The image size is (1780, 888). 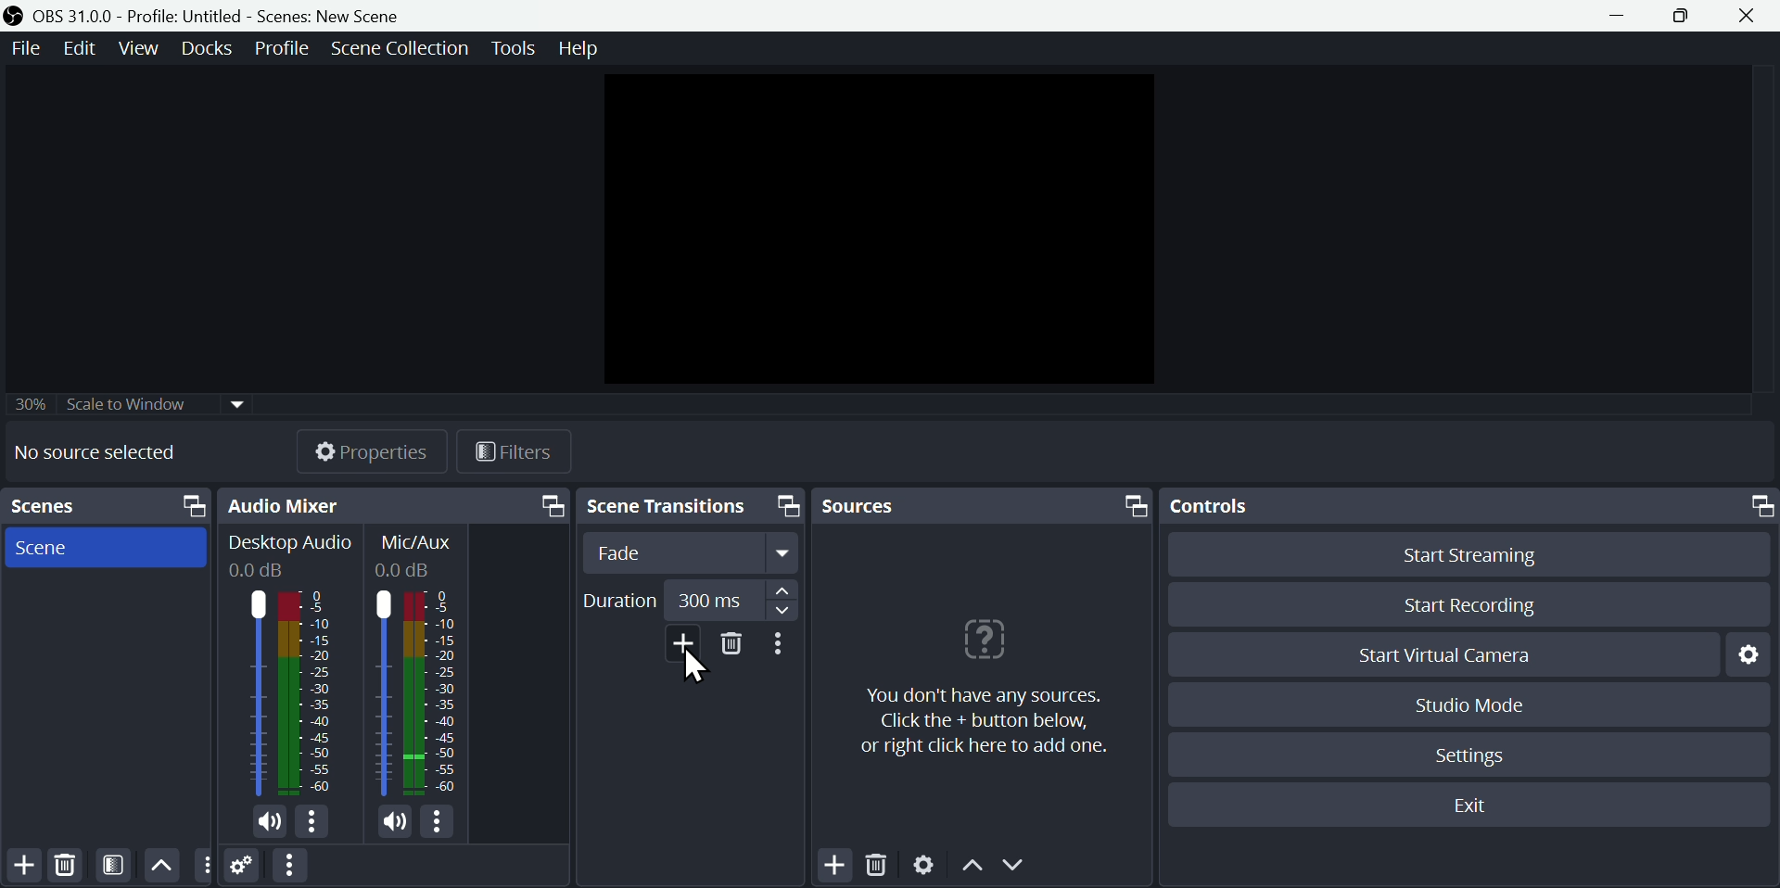 I want to click on Controls, so click(x=1468, y=506).